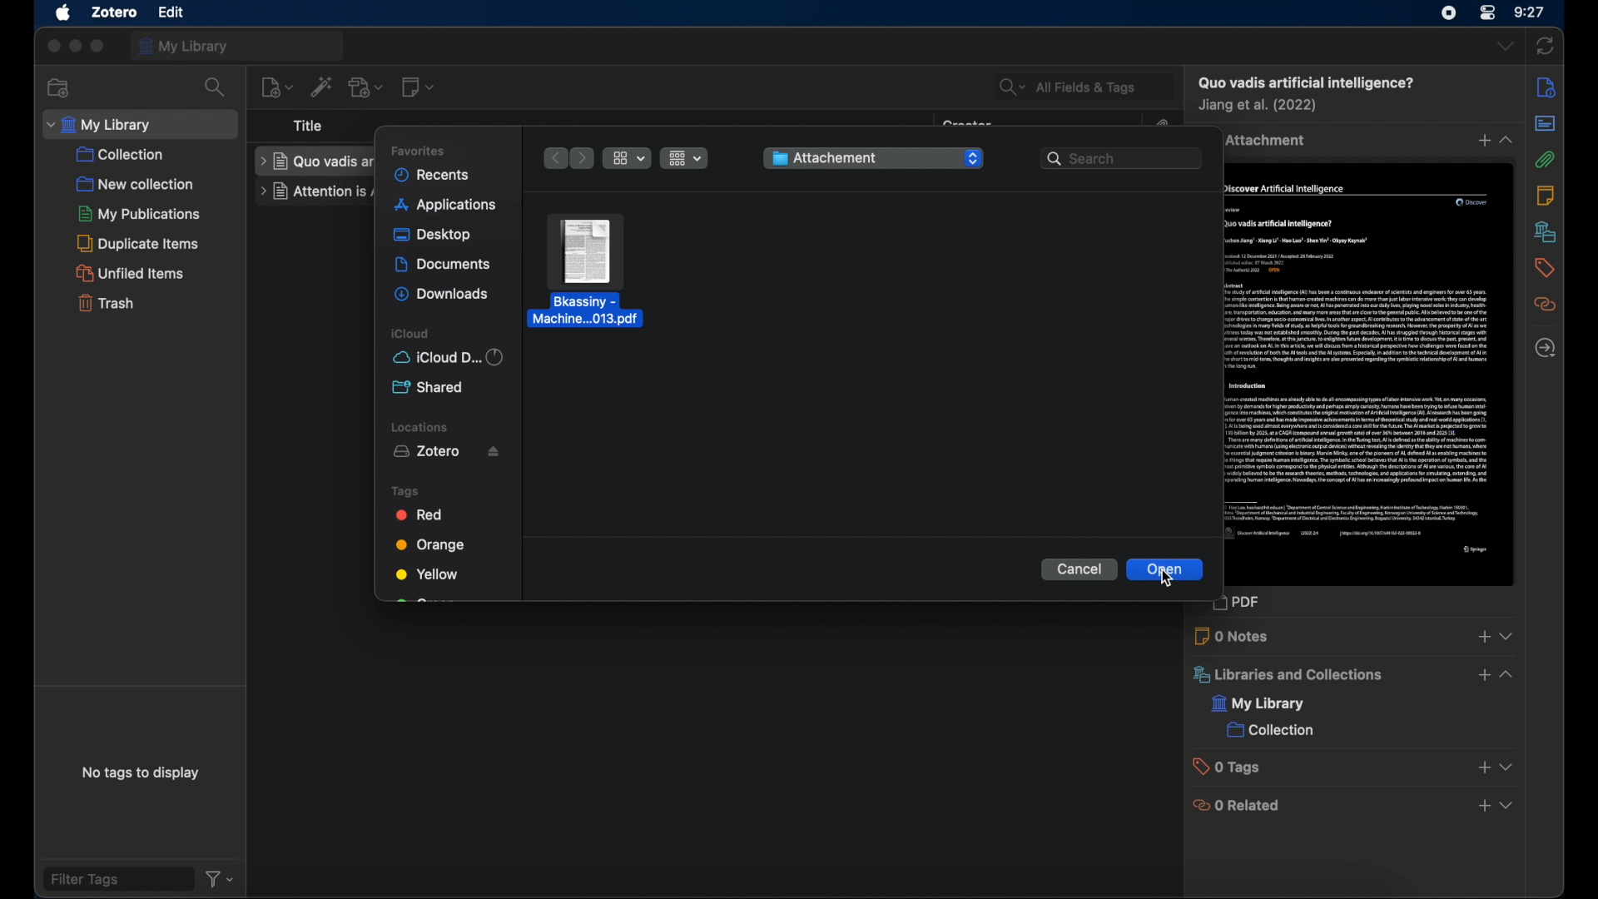  Describe the element at coordinates (1233, 636) in the screenshot. I see `0 notes` at that location.